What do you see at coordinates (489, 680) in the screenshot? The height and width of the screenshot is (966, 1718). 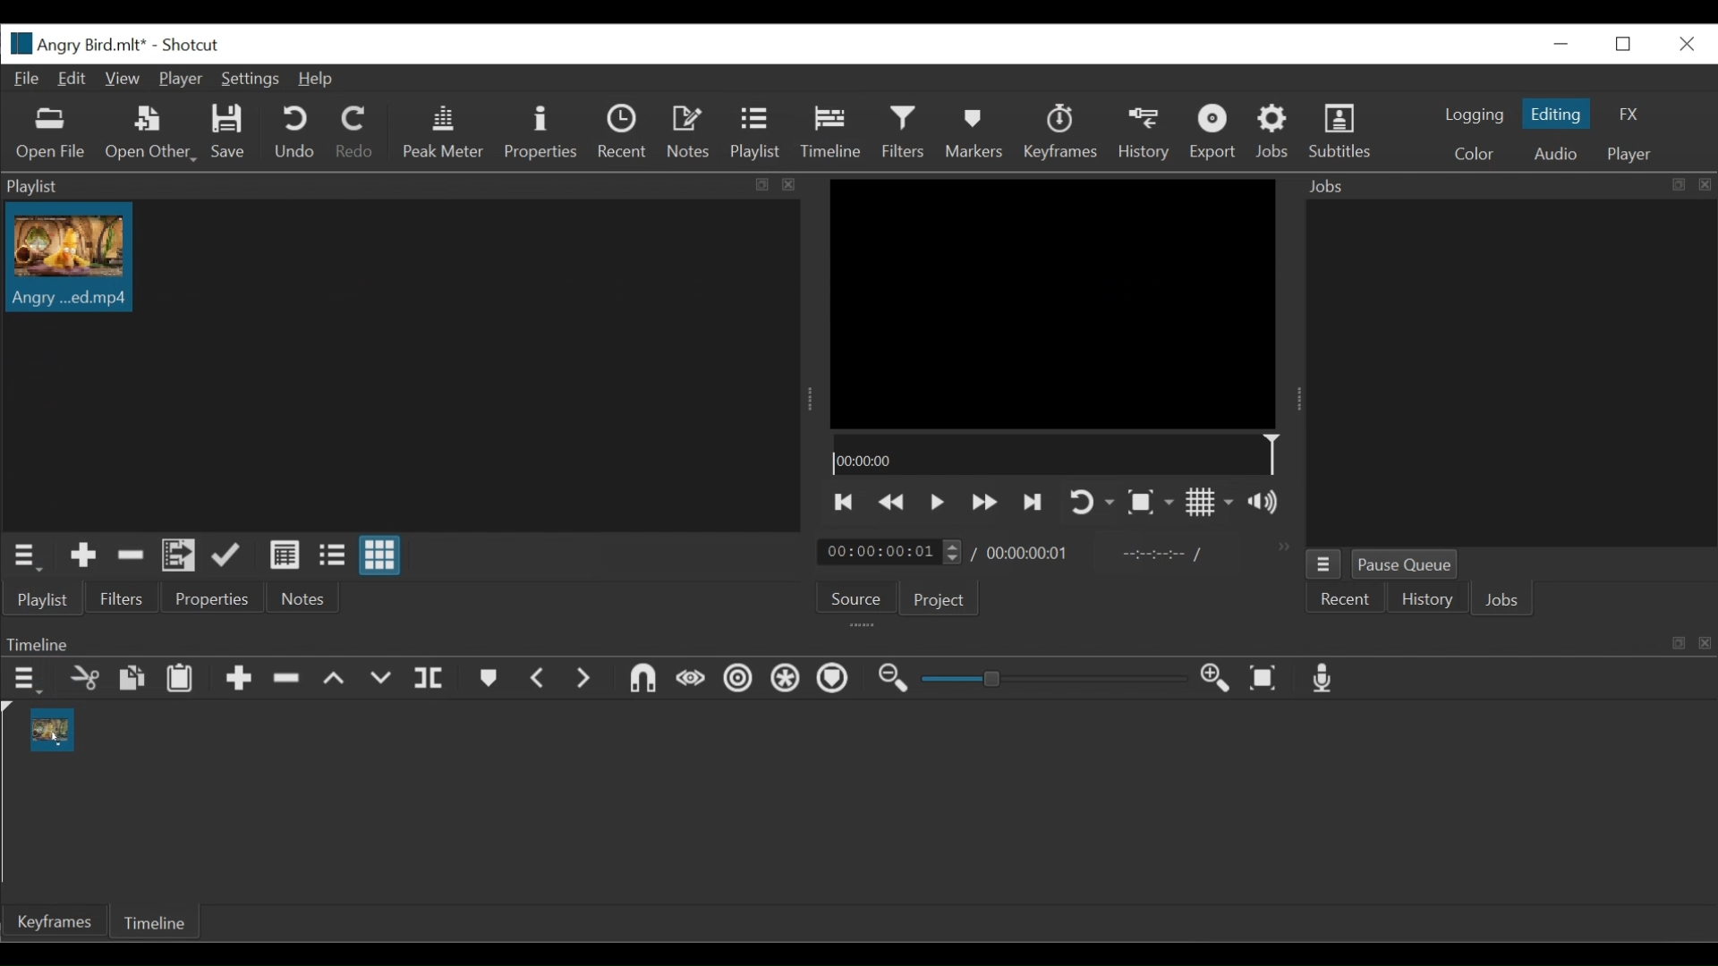 I see `Markers` at bounding box center [489, 680].